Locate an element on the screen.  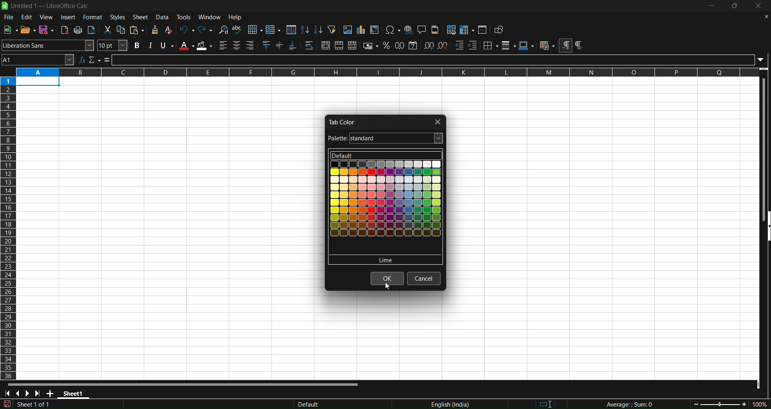
standard selection is located at coordinates (551, 403).